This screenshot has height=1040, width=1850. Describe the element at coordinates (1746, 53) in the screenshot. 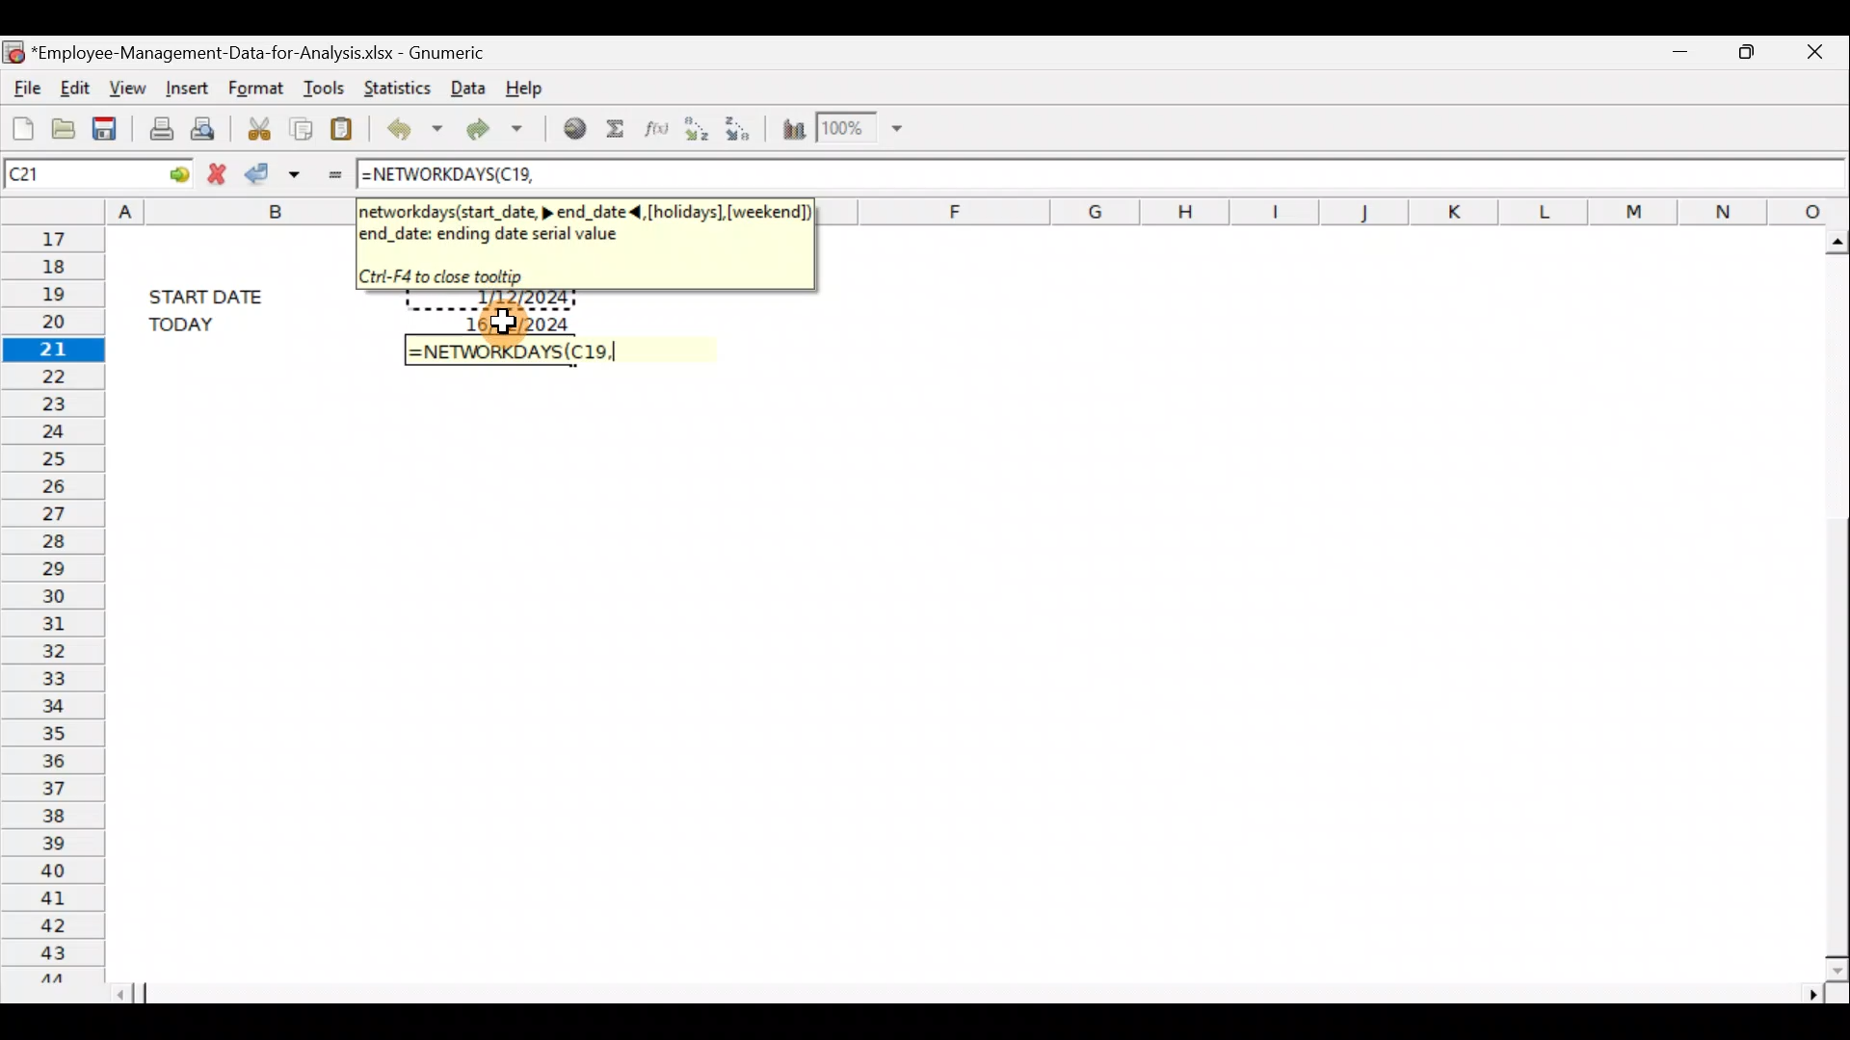

I see `Maximize` at that location.